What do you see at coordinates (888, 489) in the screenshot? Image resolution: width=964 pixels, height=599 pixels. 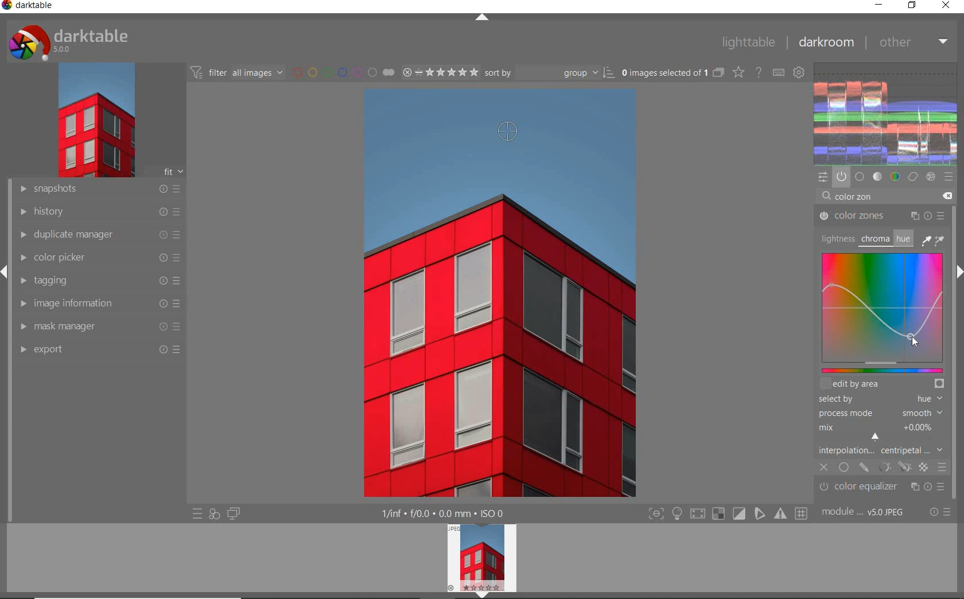 I see `color equalizer` at bounding box center [888, 489].